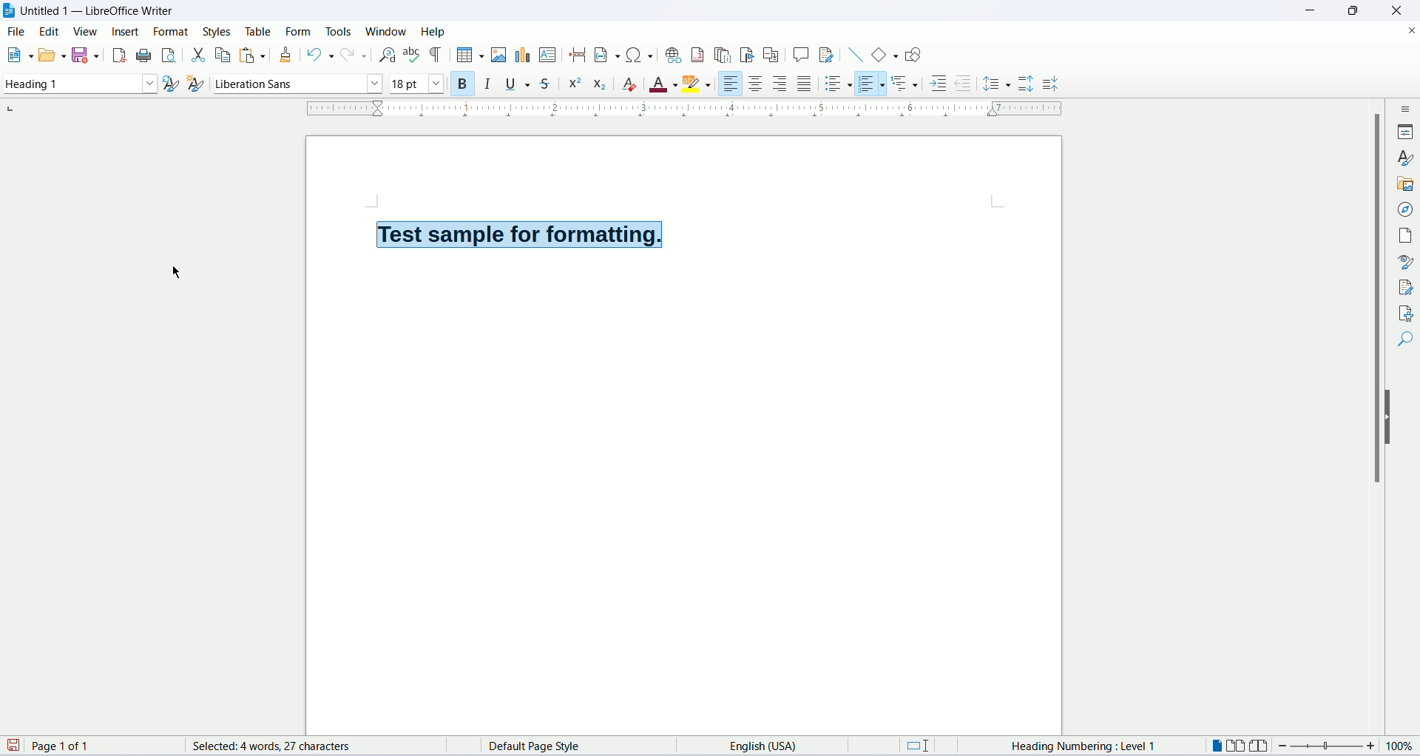 The width and height of the screenshot is (1420, 756). I want to click on decrease paragraph spacing, so click(1051, 85).